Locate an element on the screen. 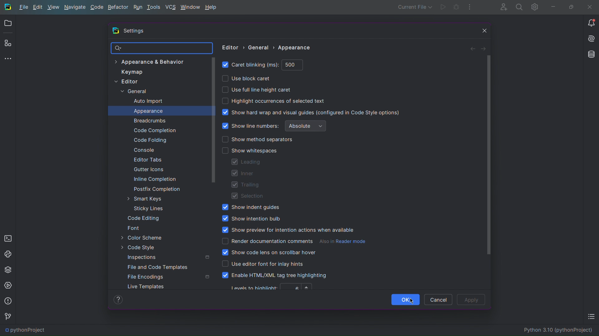  TODO is located at coordinates (591, 318).